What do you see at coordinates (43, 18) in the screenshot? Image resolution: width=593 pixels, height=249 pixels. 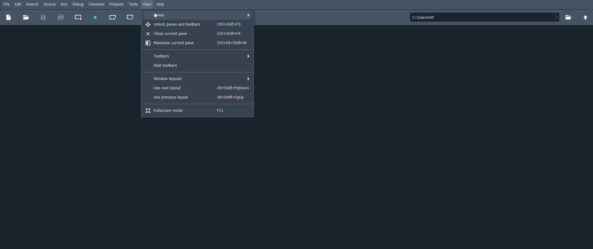 I see `Save file` at bounding box center [43, 18].